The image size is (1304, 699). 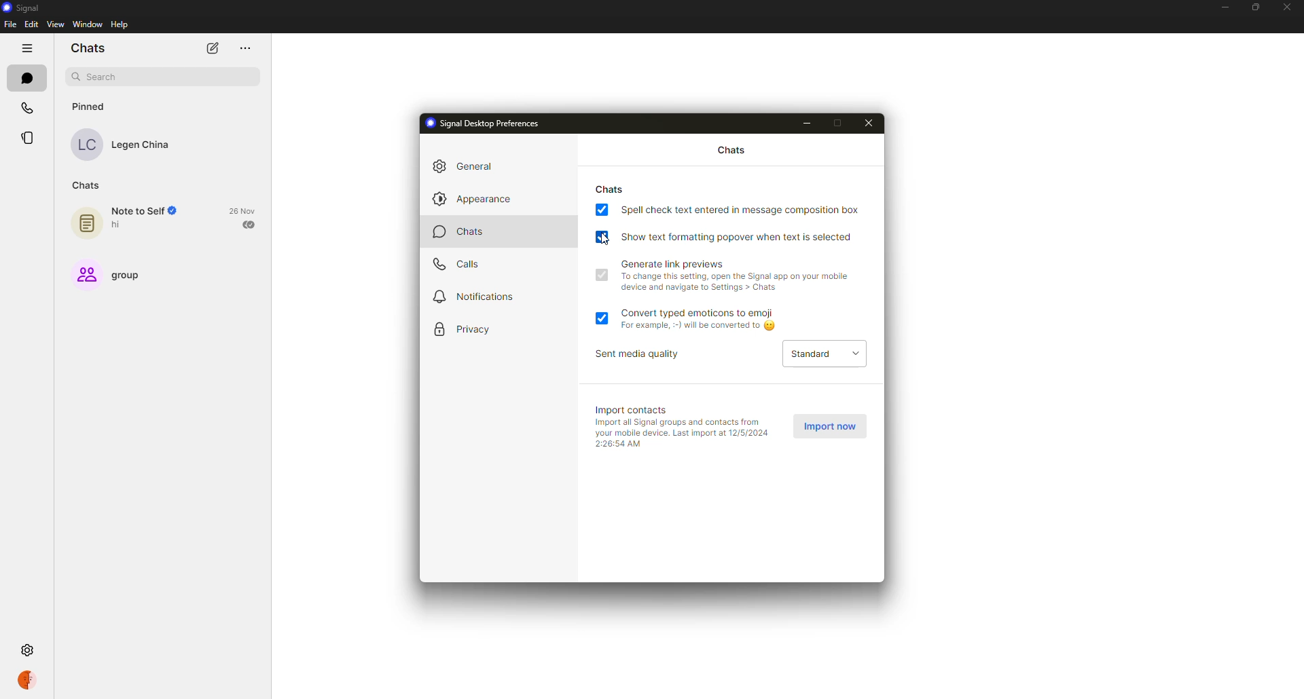 What do you see at coordinates (132, 221) in the screenshot?
I see `note to self` at bounding box center [132, 221].